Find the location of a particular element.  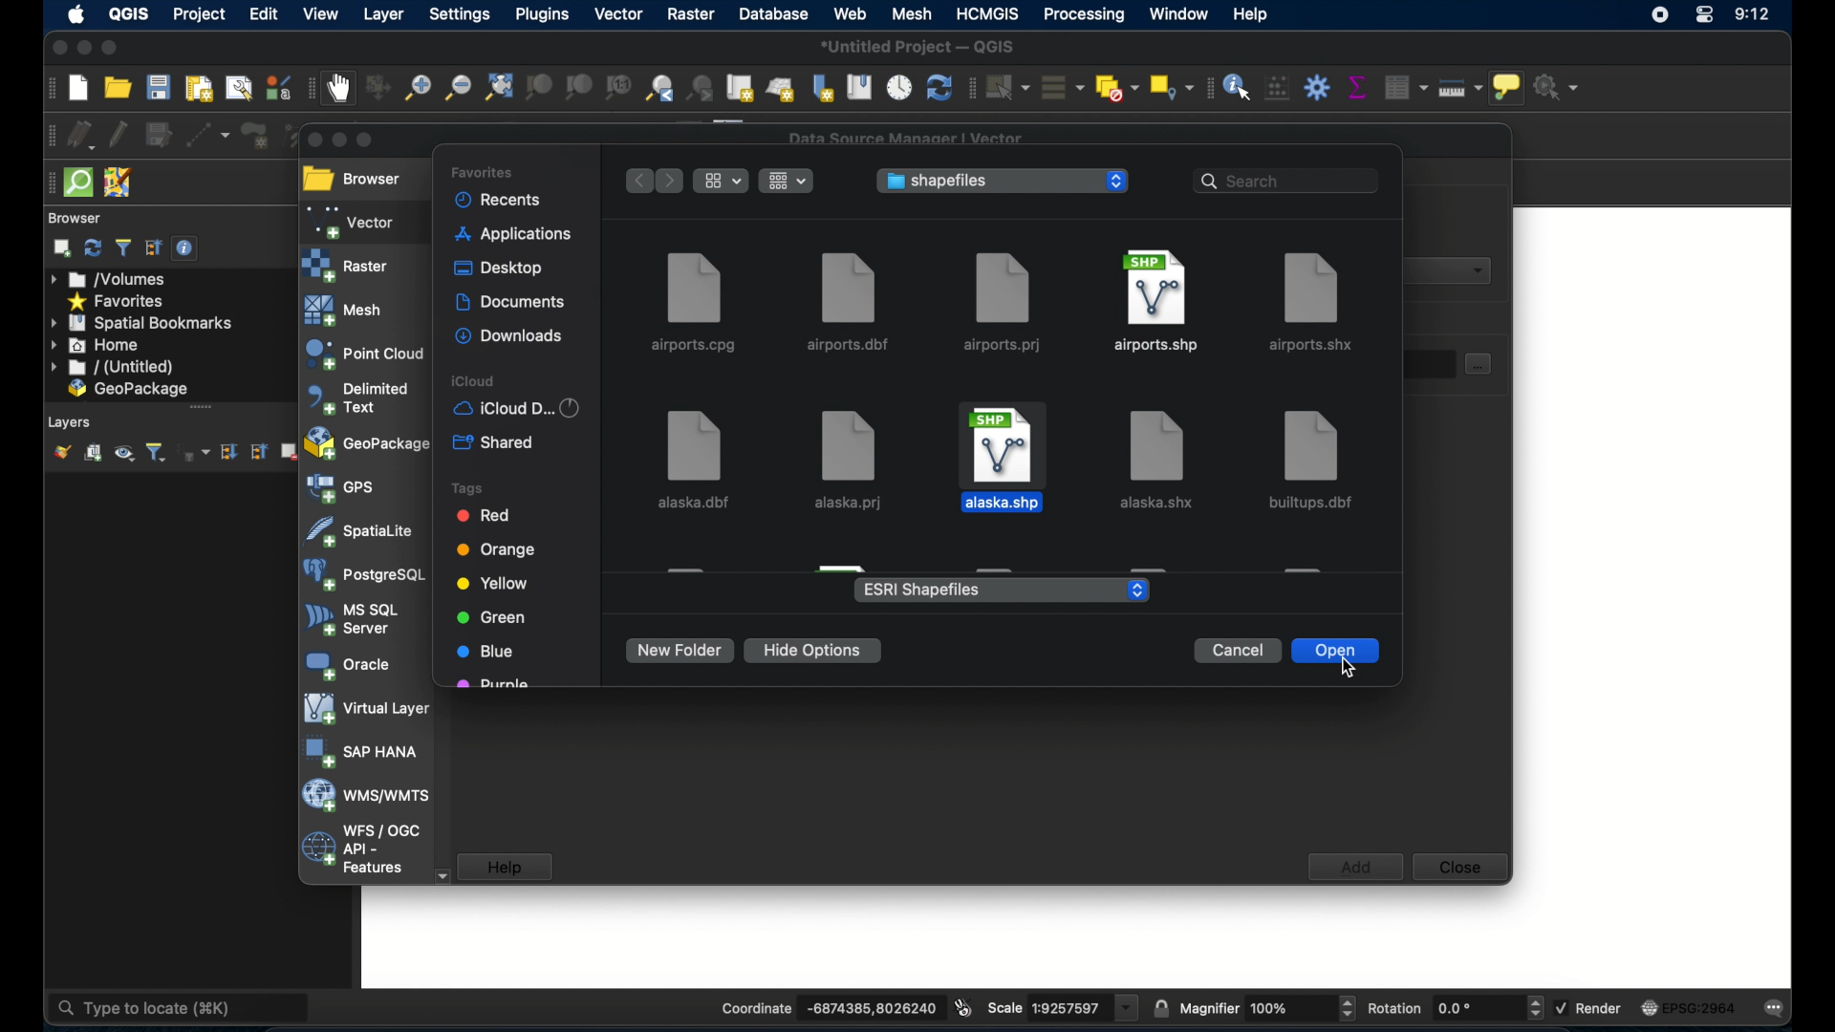

documents is located at coordinates (511, 303).